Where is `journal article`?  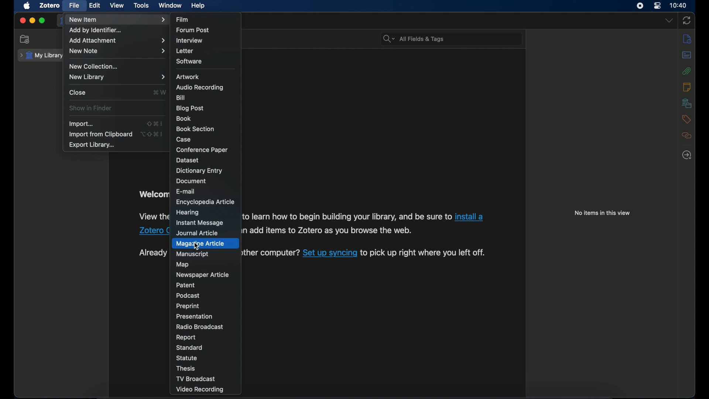
journal article is located at coordinates (199, 233).